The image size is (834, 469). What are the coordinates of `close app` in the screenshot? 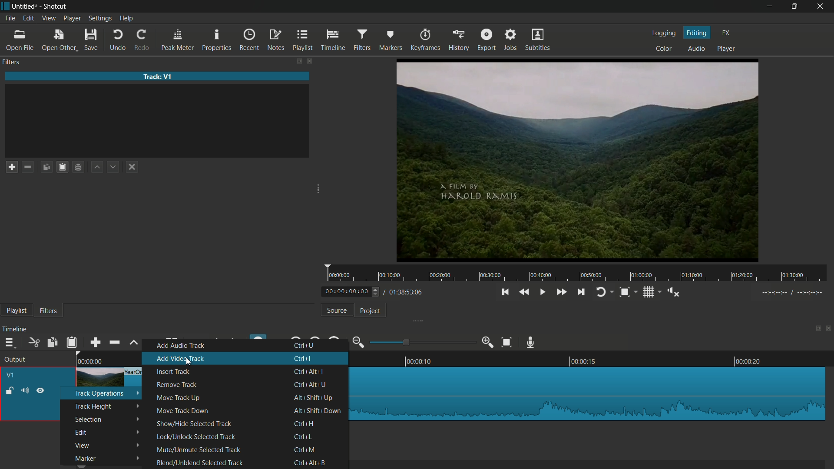 It's located at (821, 7).